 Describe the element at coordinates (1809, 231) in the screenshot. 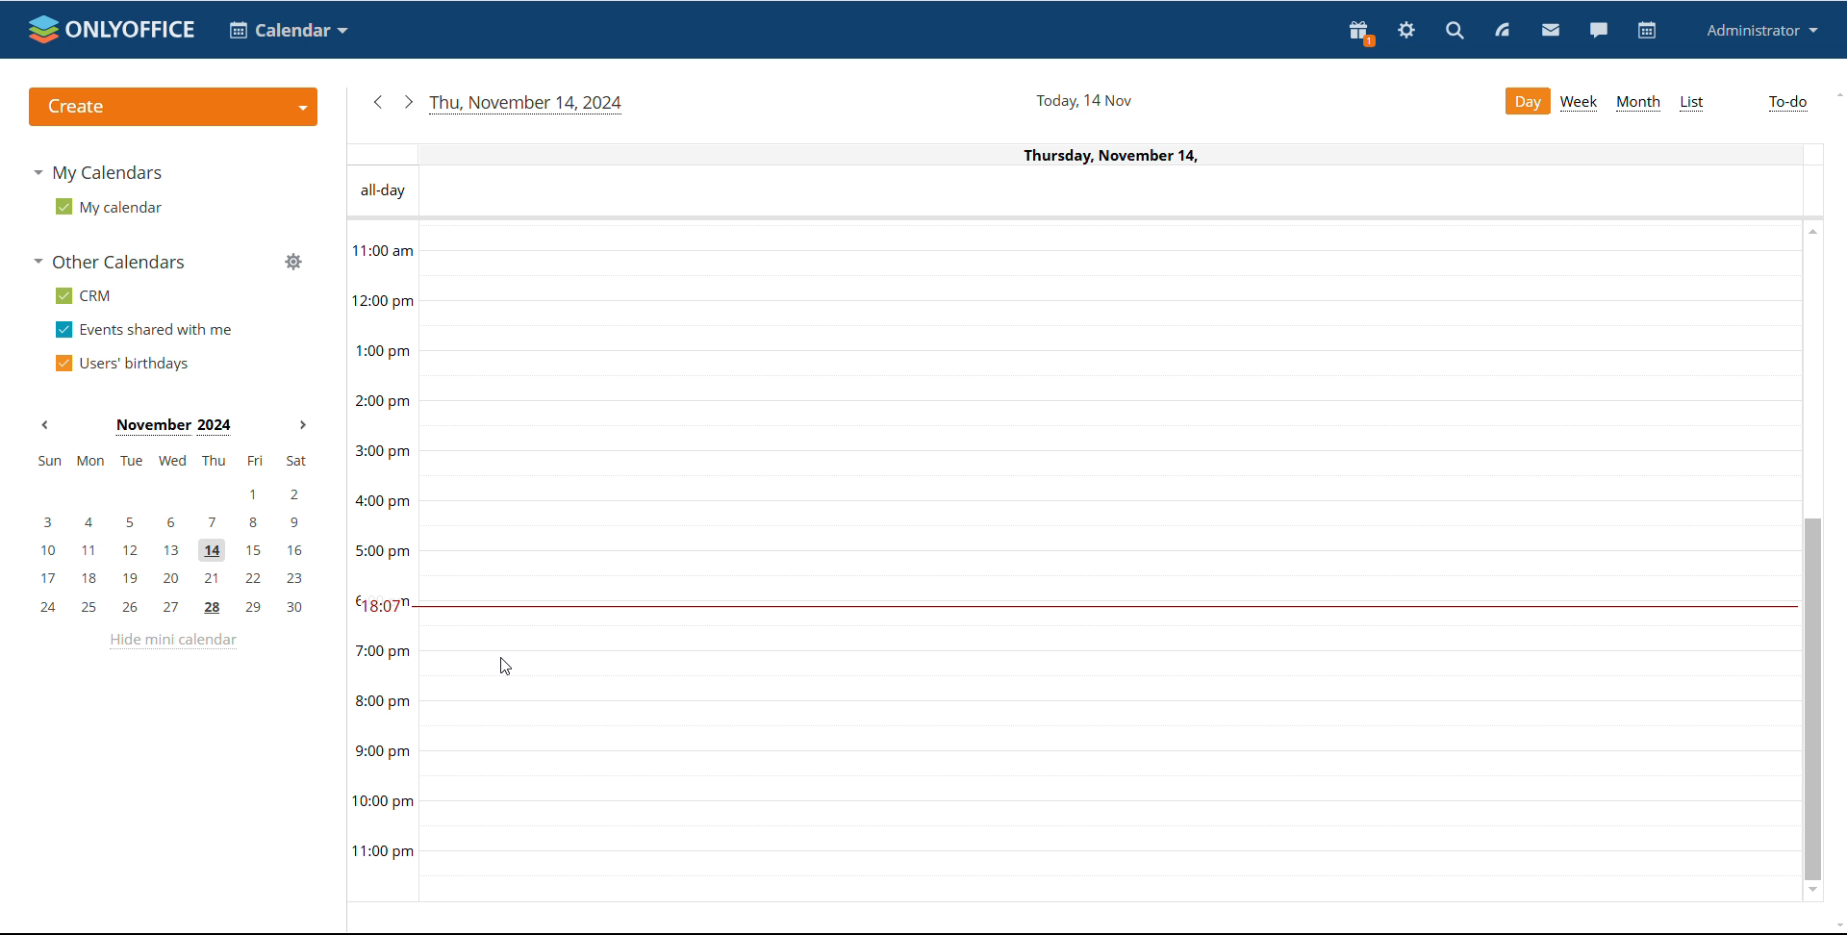

I see `scroll up` at that location.